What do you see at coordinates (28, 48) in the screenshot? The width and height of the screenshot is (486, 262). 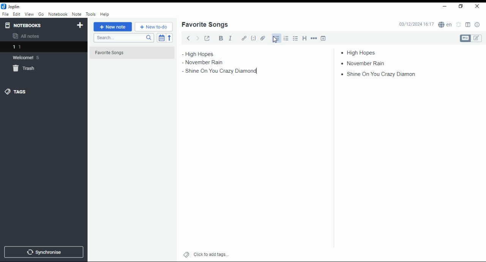 I see `notebook 1` at bounding box center [28, 48].